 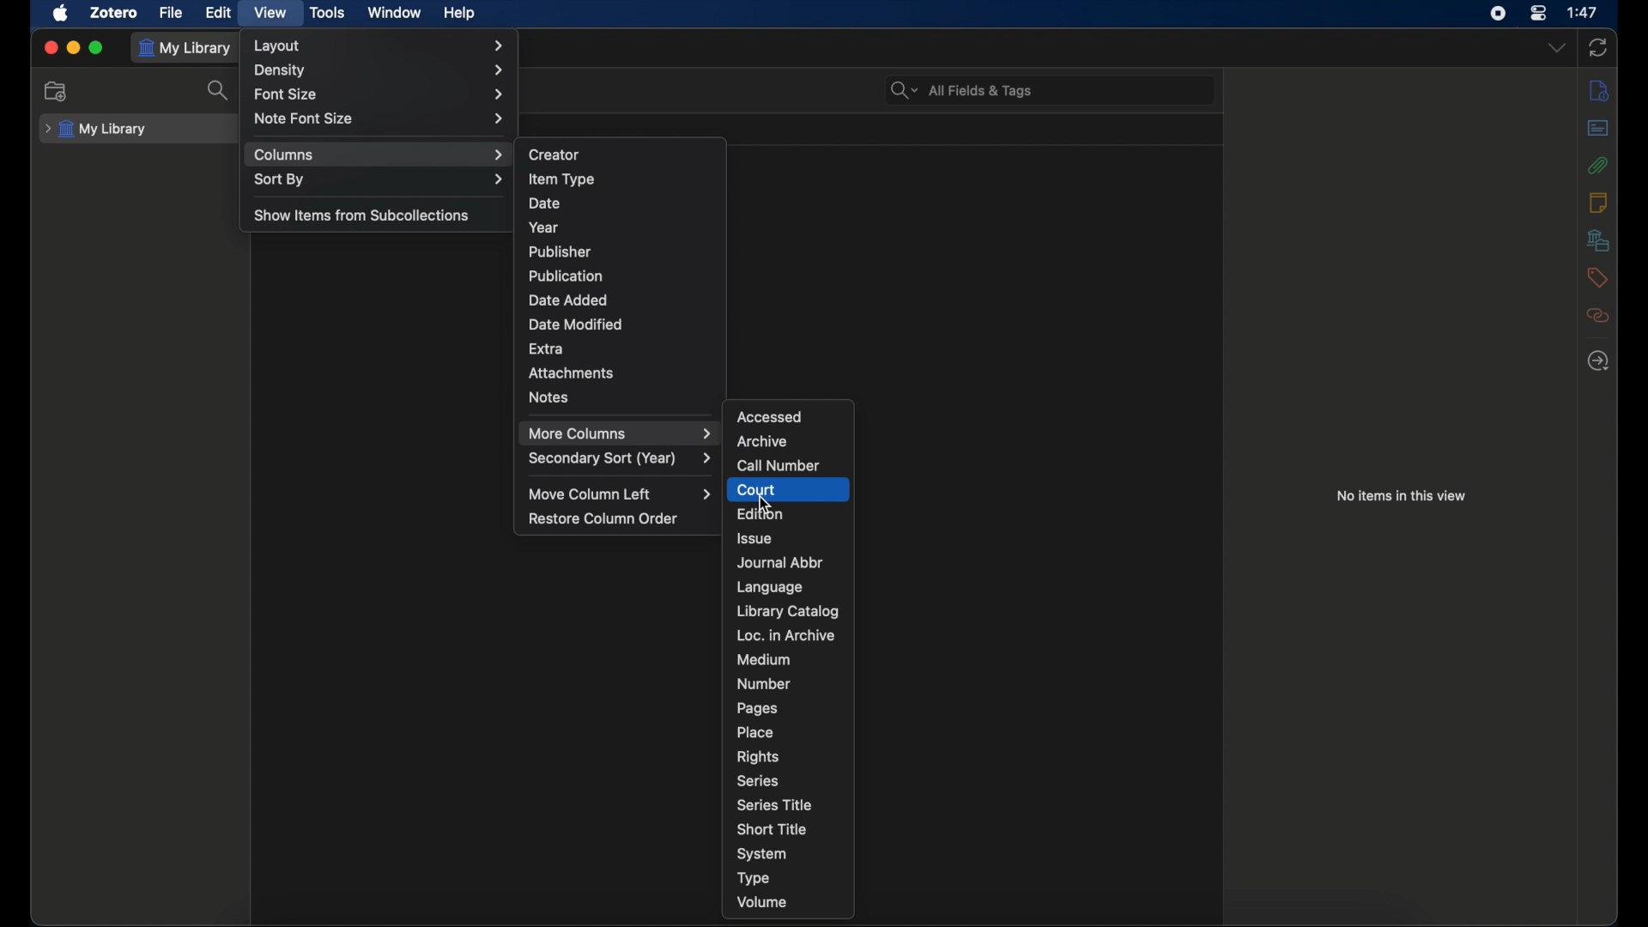 What do you see at coordinates (544, 203) in the screenshot?
I see `date` at bounding box center [544, 203].